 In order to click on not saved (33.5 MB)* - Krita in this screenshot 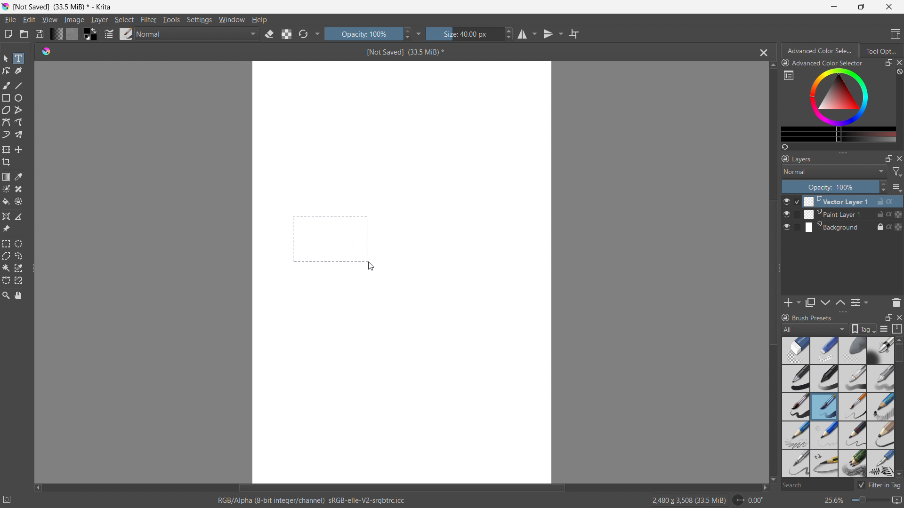, I will do `click(65, 6)`.